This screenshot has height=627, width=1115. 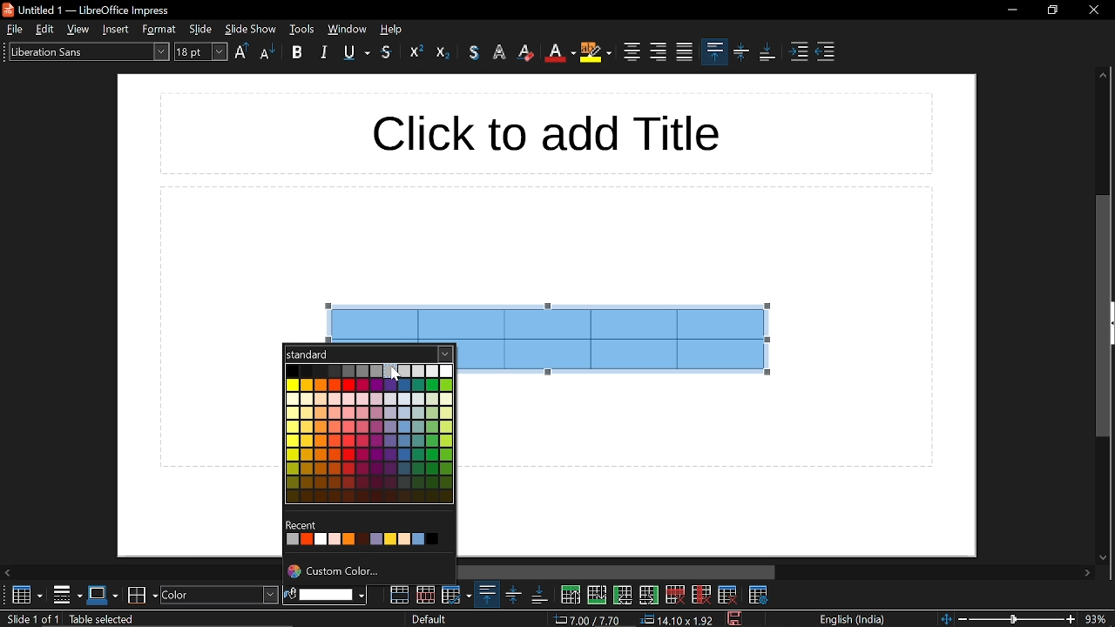 What do you see at coordinates (848, 618) in the screenshot?
I see `language` at bounding box center [848, 618].